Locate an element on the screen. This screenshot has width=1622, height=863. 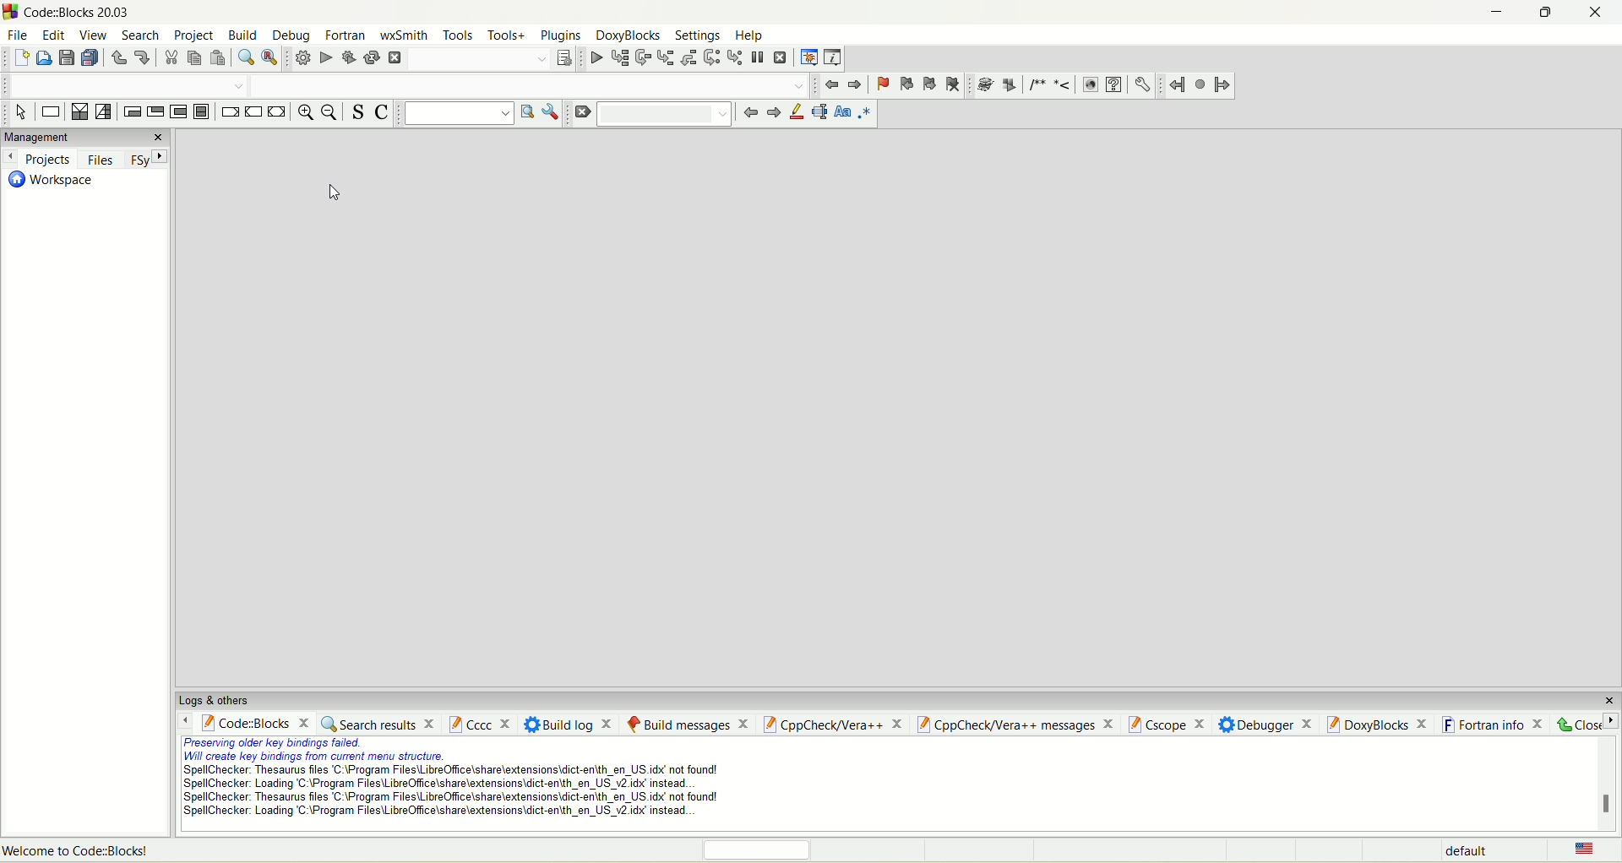
clear bookmark is located at coordinates (955, 84).